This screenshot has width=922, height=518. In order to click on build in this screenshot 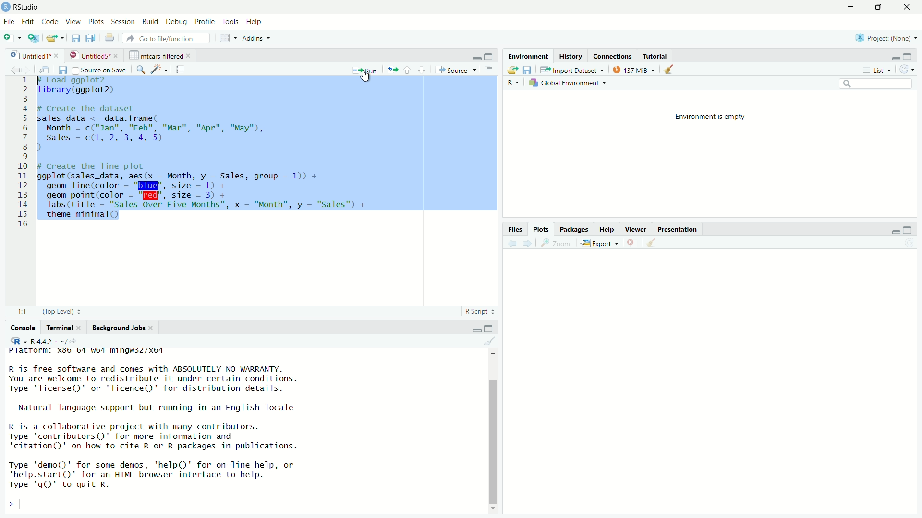, I will do `click(151, 22)`.